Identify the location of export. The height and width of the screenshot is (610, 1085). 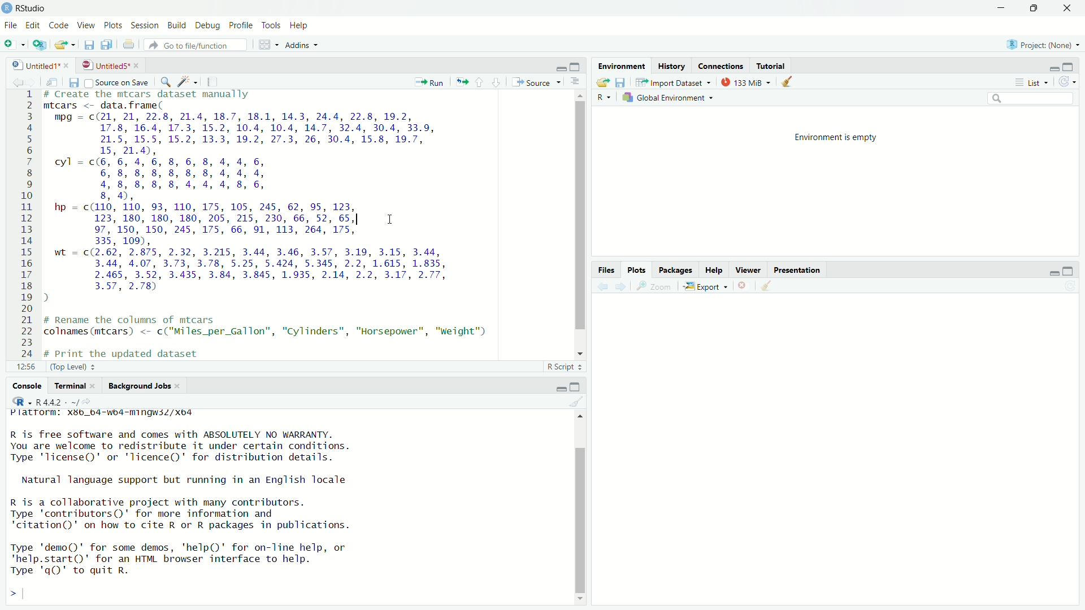
(600, 81).